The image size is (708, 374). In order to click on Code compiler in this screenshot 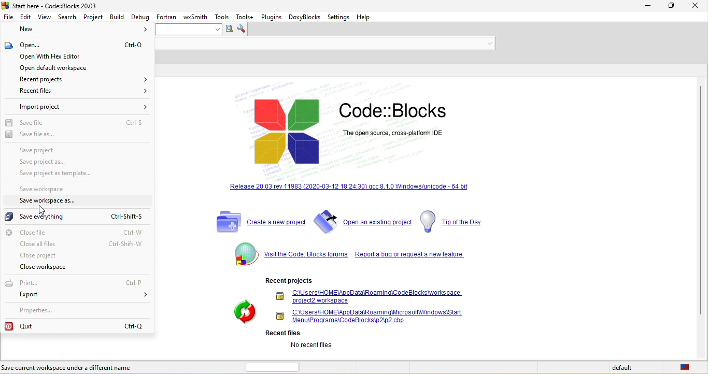, I will do `click(325, 44)`.